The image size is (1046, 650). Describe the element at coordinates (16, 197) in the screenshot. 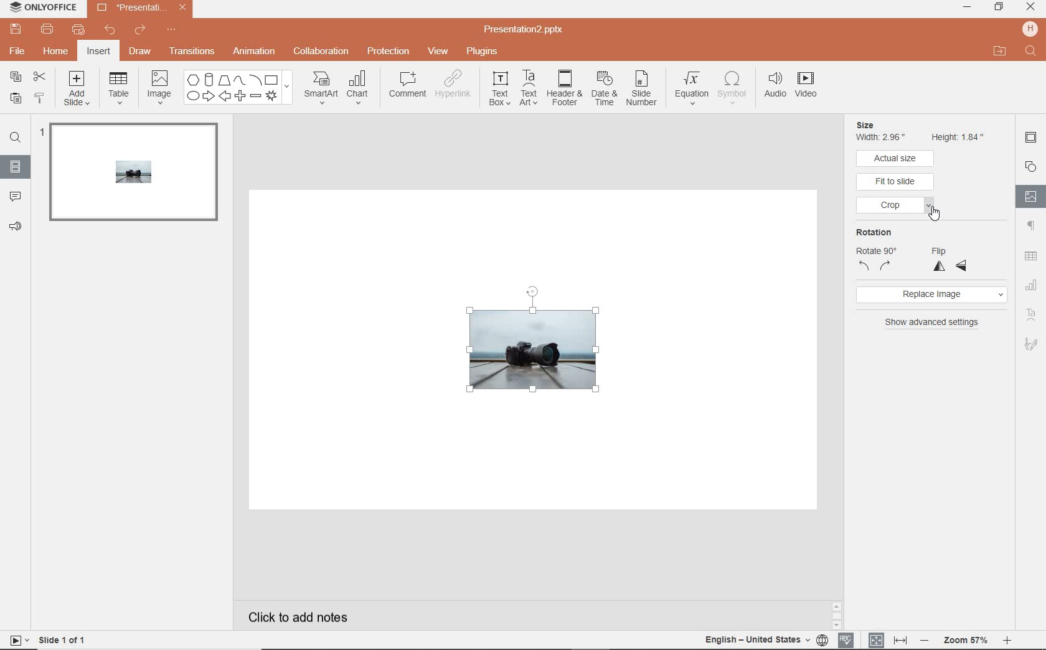

I see `comment` at that location.